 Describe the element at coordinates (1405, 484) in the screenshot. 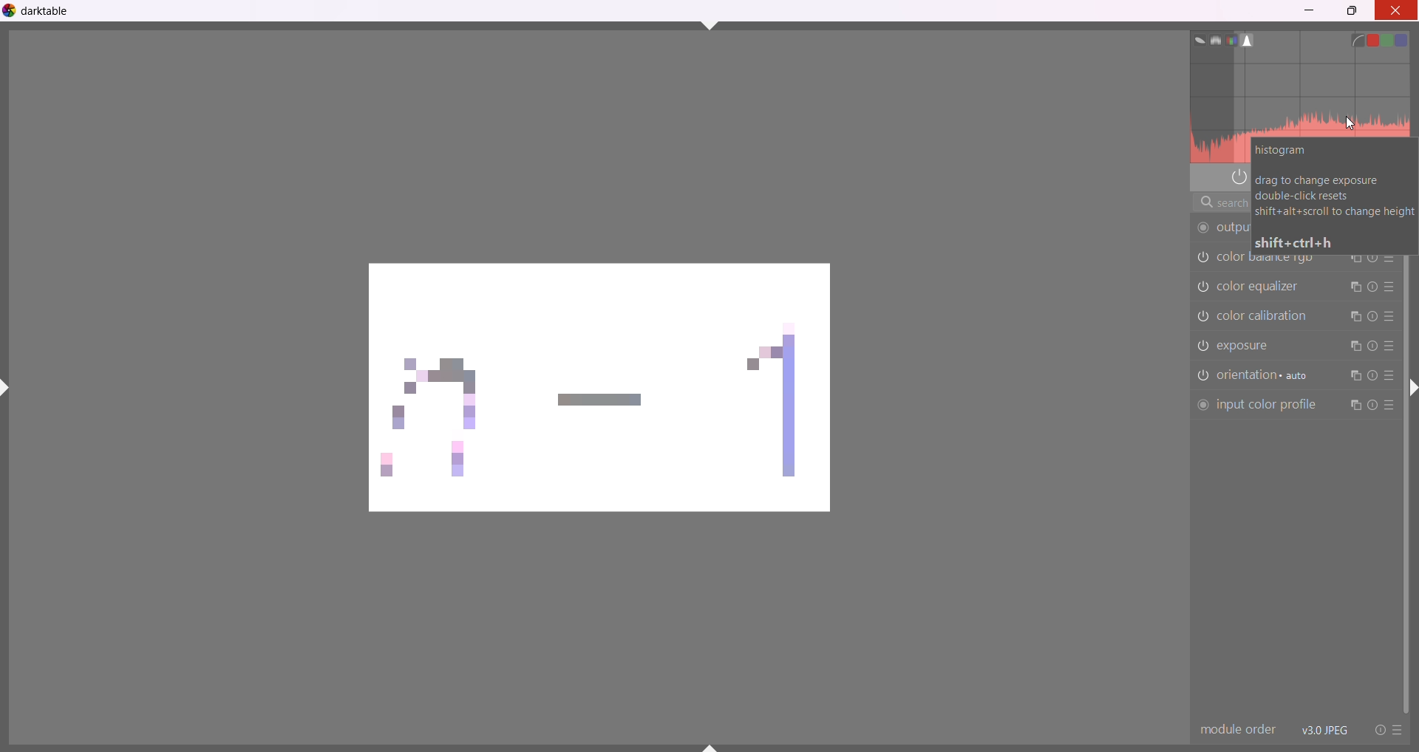

I see `vertical scroll bar` at that location.